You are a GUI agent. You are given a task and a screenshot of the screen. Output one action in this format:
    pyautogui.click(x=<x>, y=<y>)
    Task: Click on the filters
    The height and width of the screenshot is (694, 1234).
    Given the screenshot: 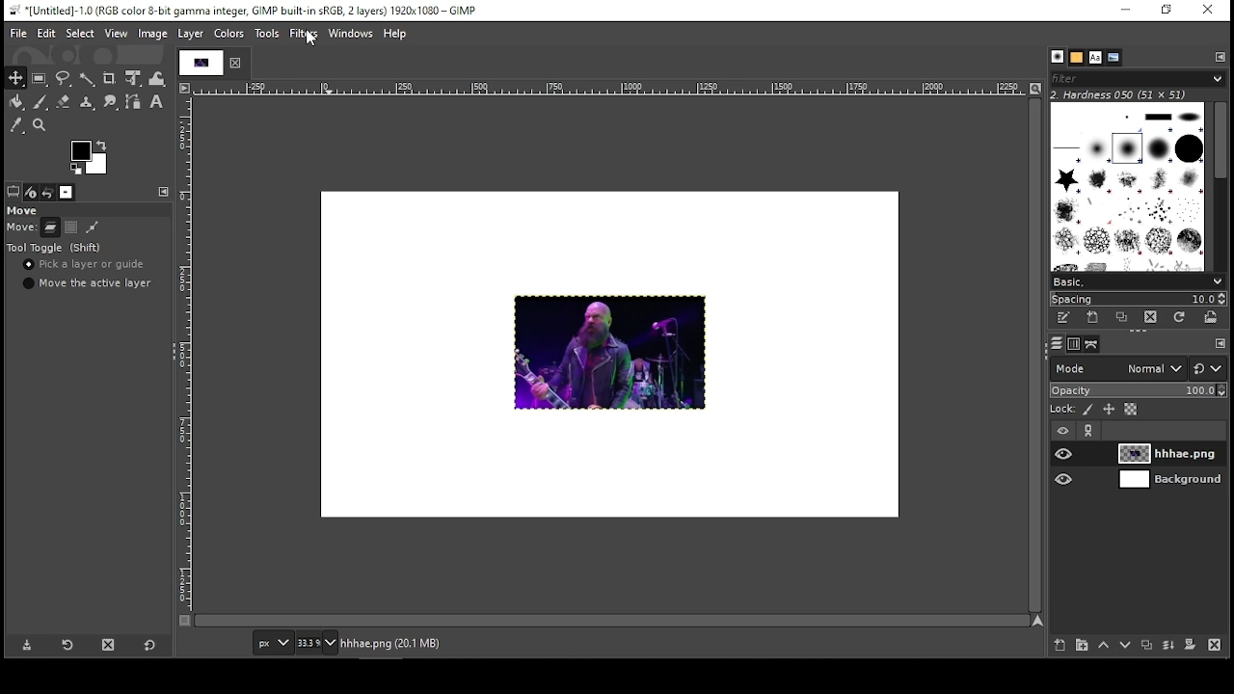 What is the action you would take?
    pyautogui.click(x=303, y=35)
    